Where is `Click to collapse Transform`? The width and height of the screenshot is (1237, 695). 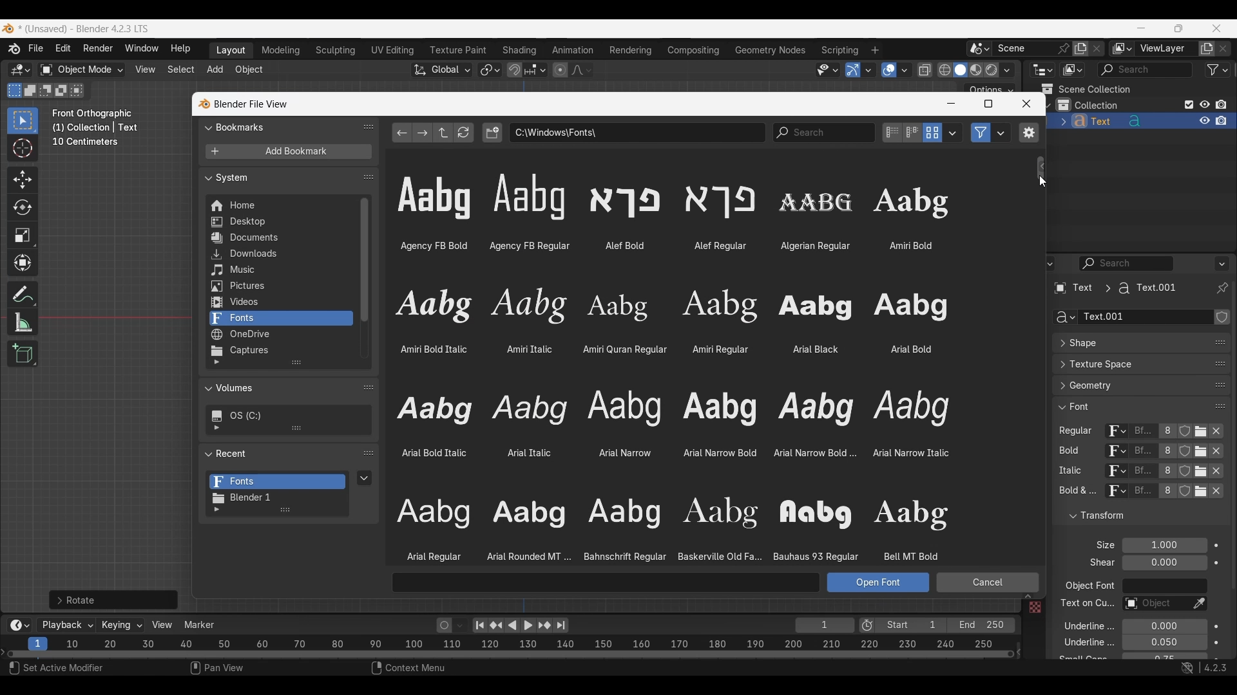
Click to collapse Transform is located at coordinates (1130, 516).